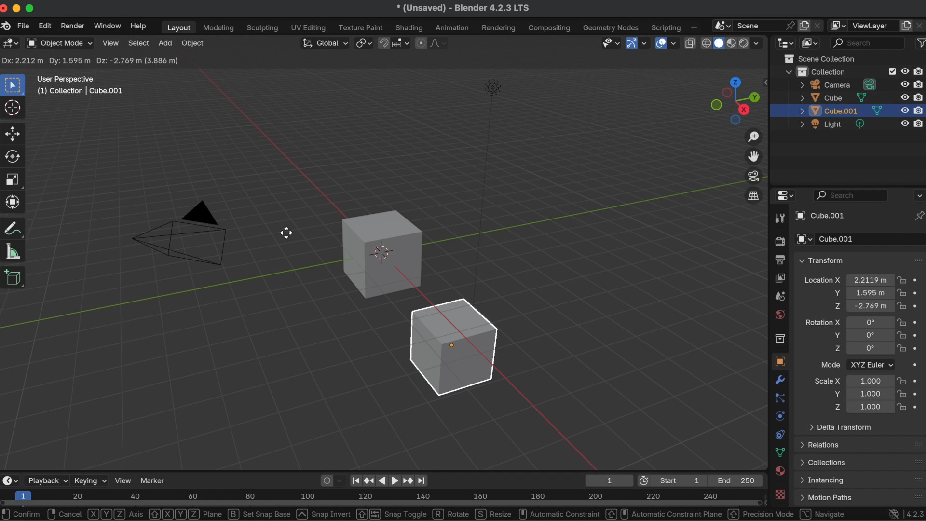 The height and width of the screenshot is (521, 926). I want to click on delete scene, so click(819, 24).